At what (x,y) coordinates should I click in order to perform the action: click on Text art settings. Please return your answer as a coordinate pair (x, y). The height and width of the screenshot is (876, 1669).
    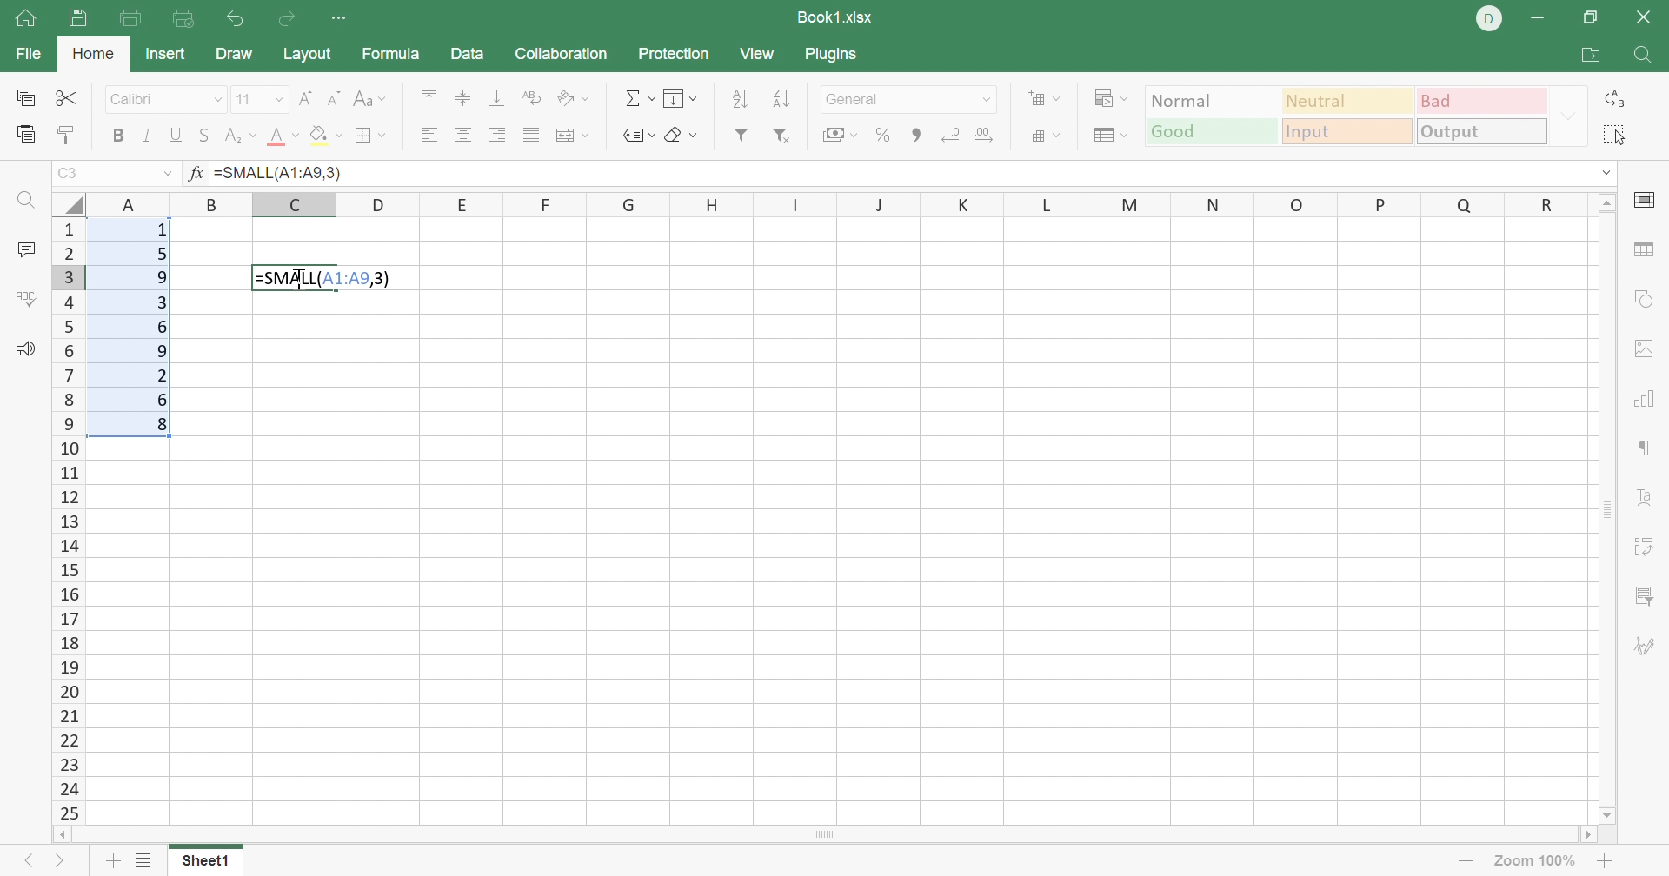
    Looking at the image, I should click on (1649, 499).